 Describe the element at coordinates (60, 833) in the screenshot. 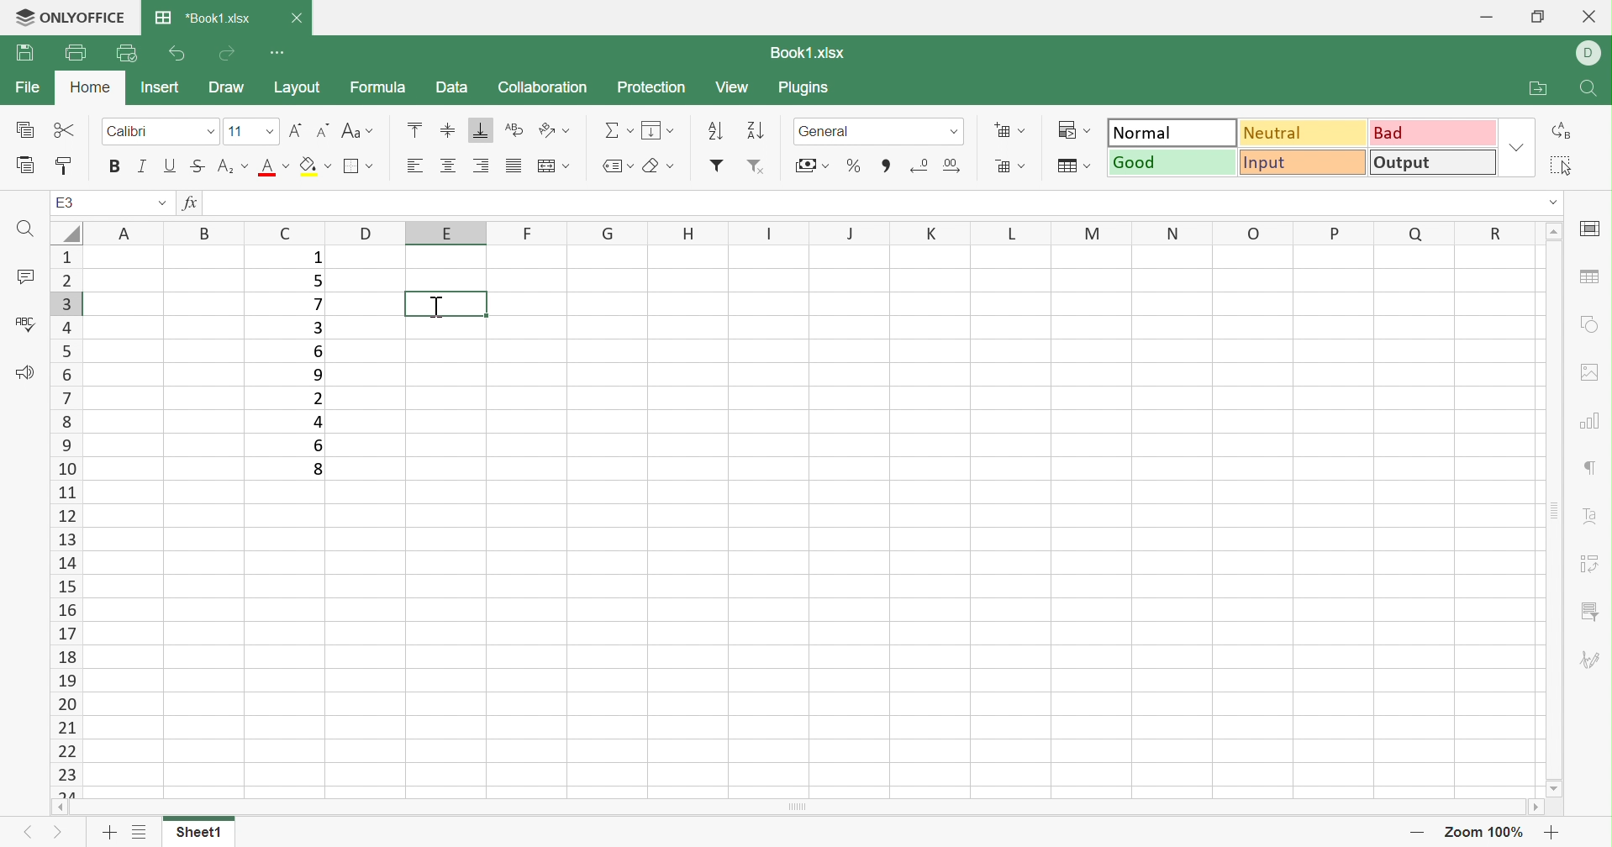

I see `Next` at that location.